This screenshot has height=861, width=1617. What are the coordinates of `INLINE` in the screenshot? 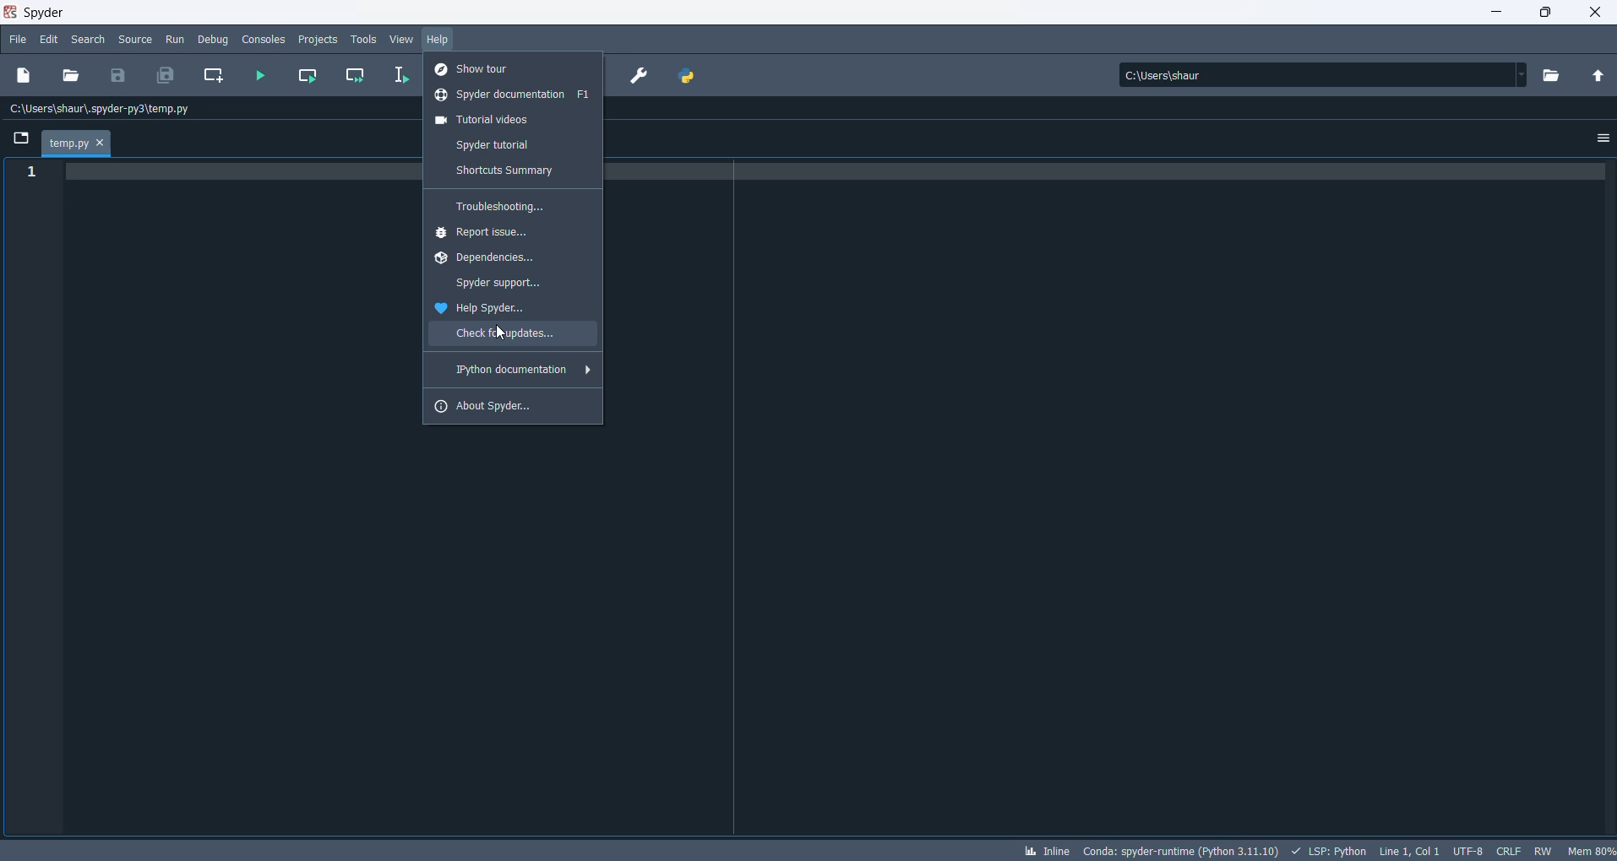 It's located at (1044, 848).